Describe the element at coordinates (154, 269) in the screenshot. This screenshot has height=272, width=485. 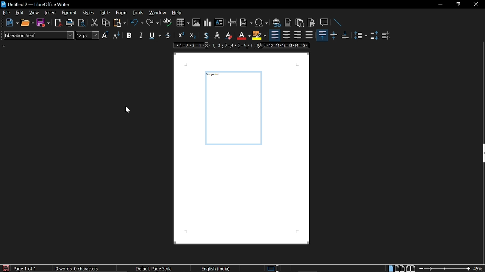
I see `Default: page style` at that location.